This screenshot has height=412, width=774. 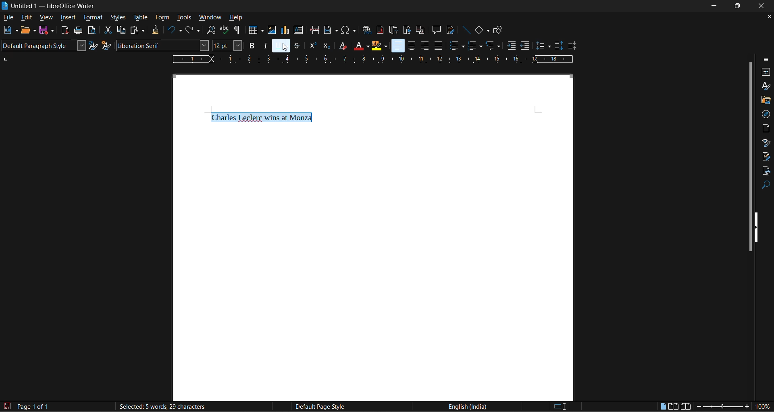 What do you see at coordinates (466, 30) in the screenshot?
I see `insert line` at bounding box center [466, 30].